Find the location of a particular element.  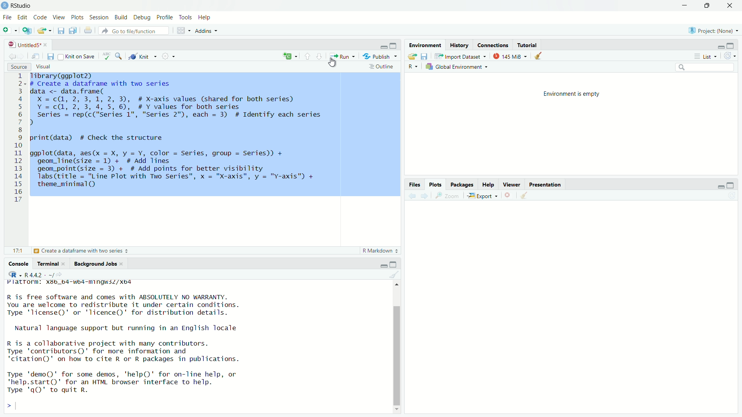

minimize is located at coordinates (383, 264).